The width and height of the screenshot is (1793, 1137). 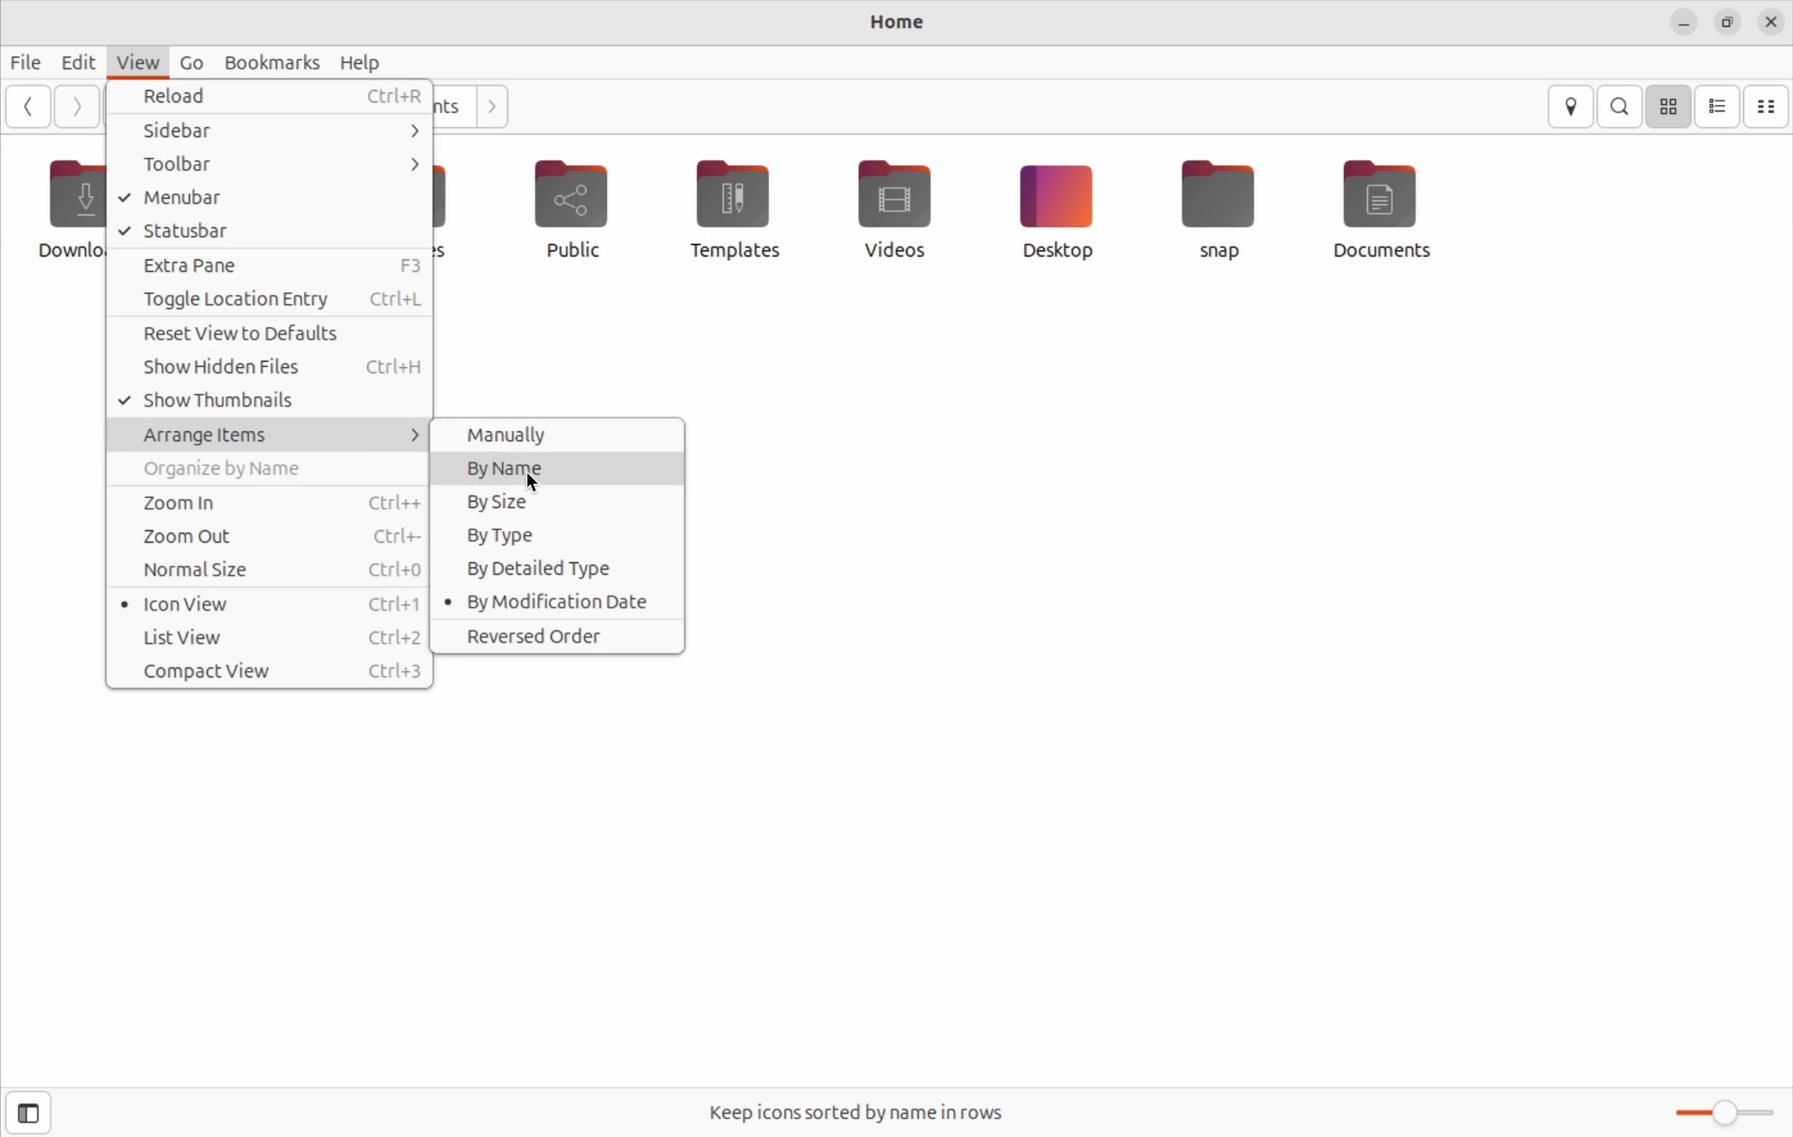 What do you see at coordinates (1572, 107) in the screenshot?
I see `location` at bounding box center [1572, 107].